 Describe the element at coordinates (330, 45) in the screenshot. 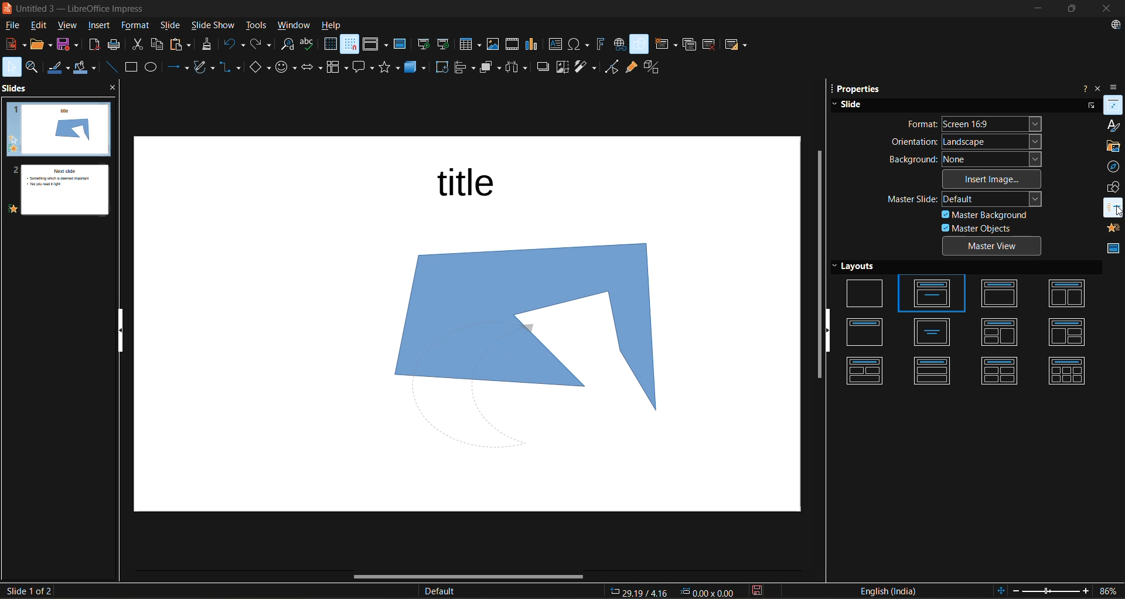

I see `display grid` at that location.